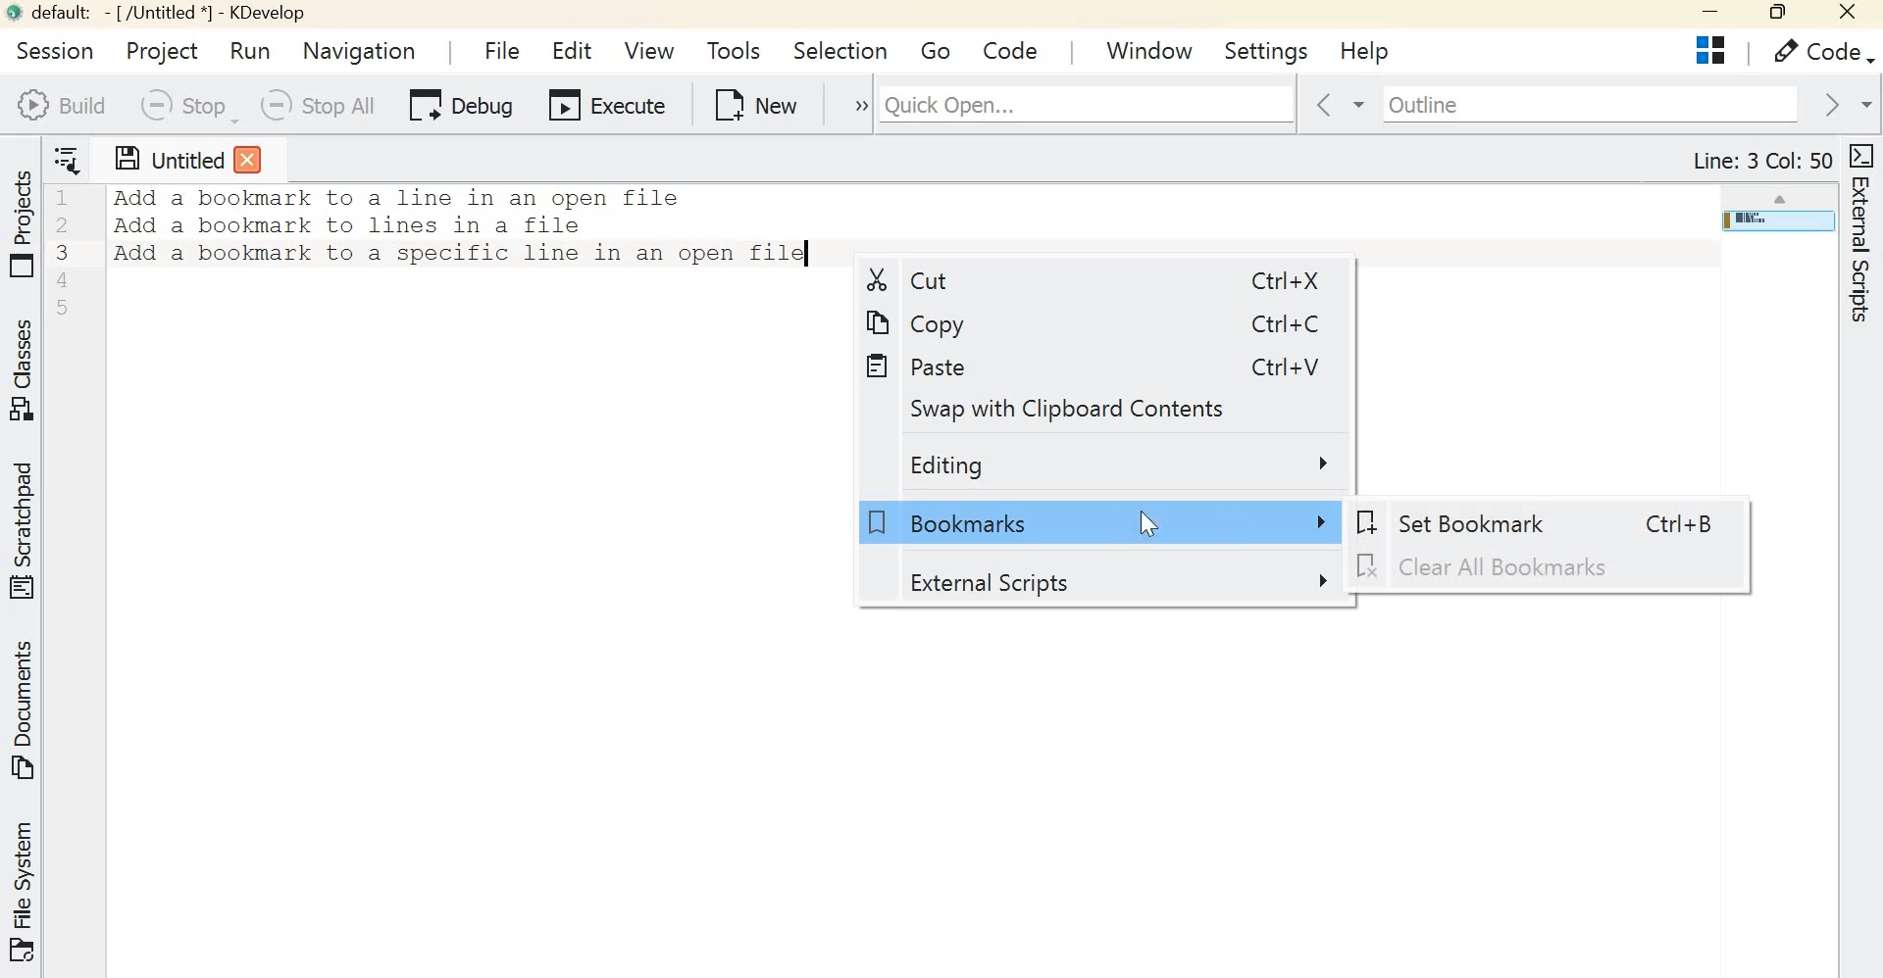  Describe the element at coordinates (1097, 521) in the screenshot. I see `Bookmarks` at that location.